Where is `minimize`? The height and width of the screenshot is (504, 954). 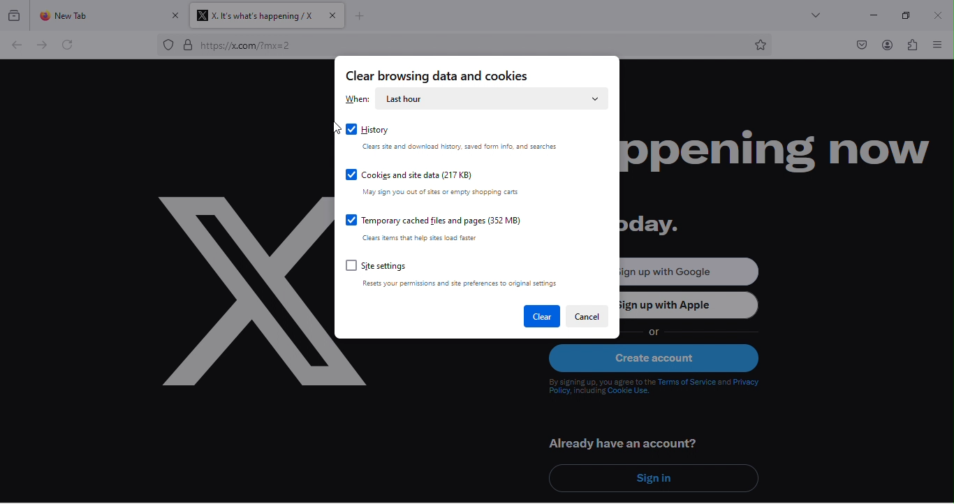
minimize is located at coordinates (872, 15).